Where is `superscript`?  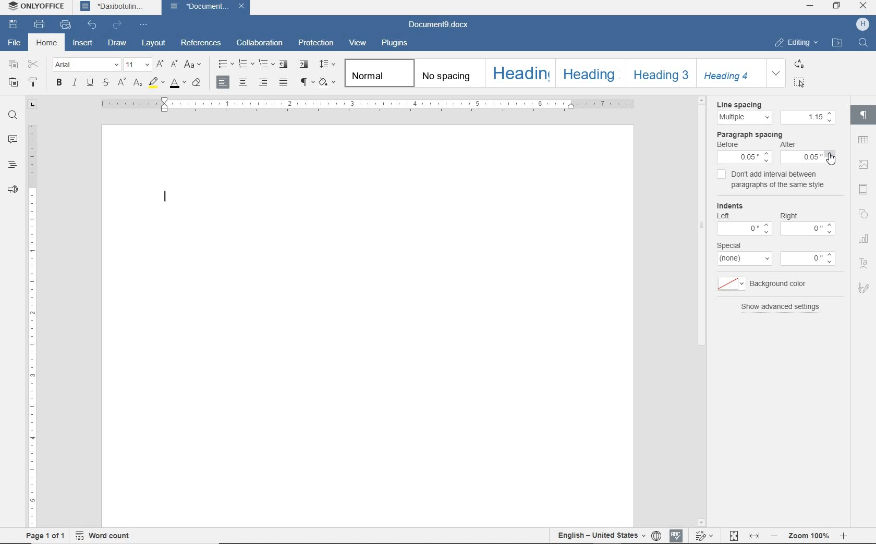
superscript is located at coordinates (123, 83).